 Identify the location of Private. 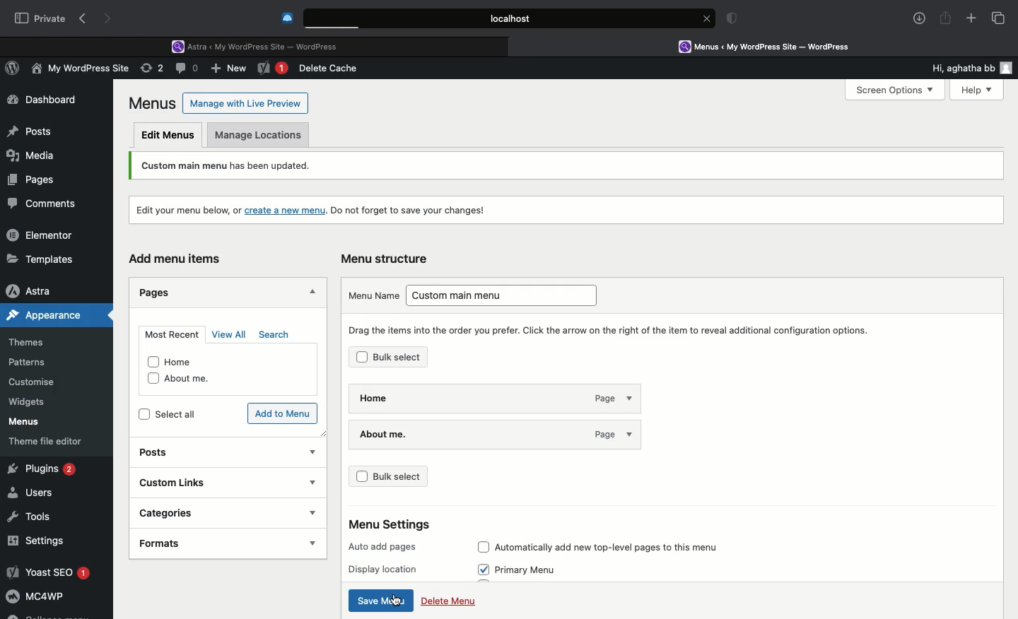
(40, 18).